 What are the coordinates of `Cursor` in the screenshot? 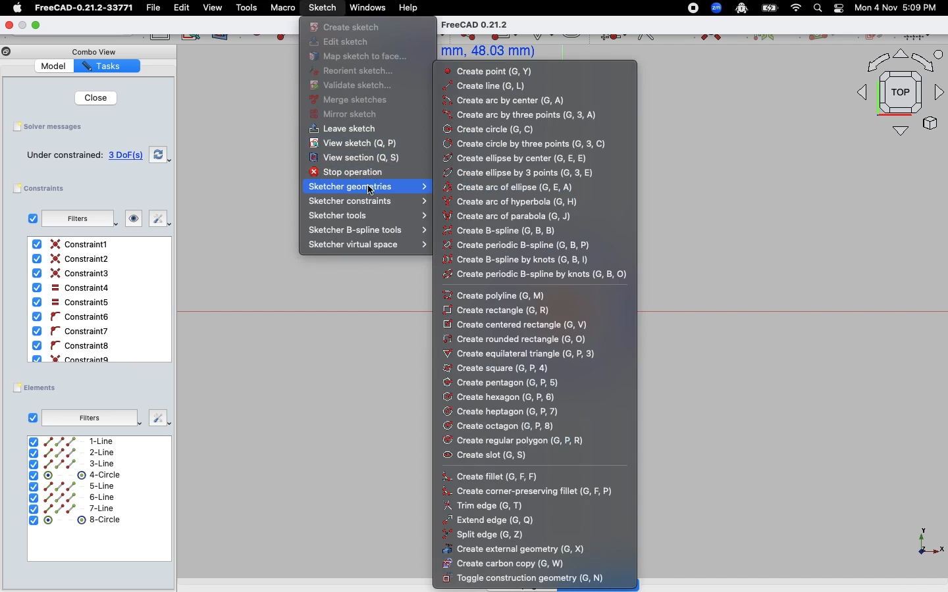 It's located at (371, 190).